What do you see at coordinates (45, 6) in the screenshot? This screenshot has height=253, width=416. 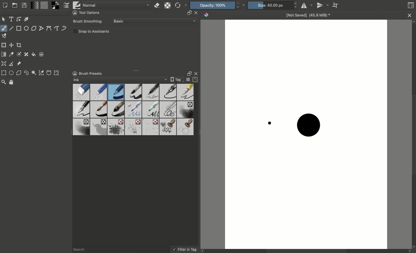 I see `Fill patterns` at bounding box center [45, 6].